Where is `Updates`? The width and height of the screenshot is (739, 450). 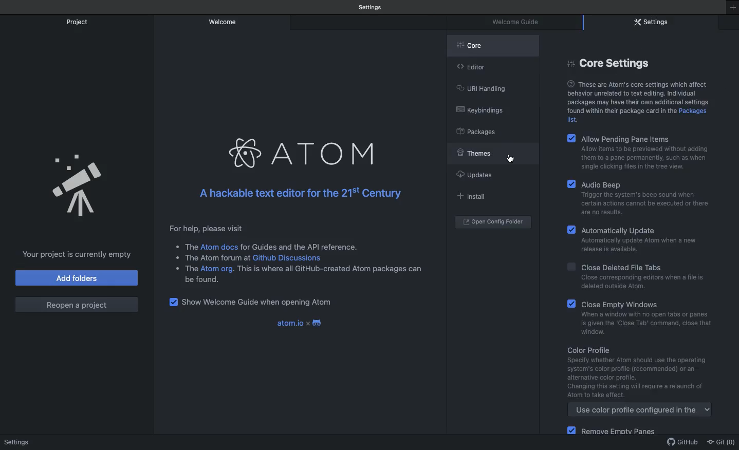 Updates is located at coordinates (477, 174).